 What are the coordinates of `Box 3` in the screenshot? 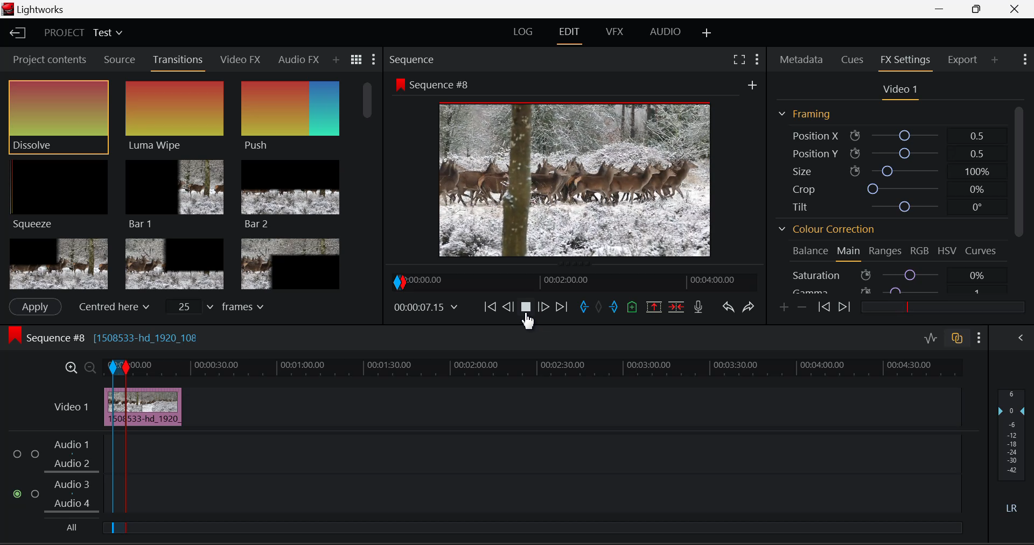 It's located at (291, 262).